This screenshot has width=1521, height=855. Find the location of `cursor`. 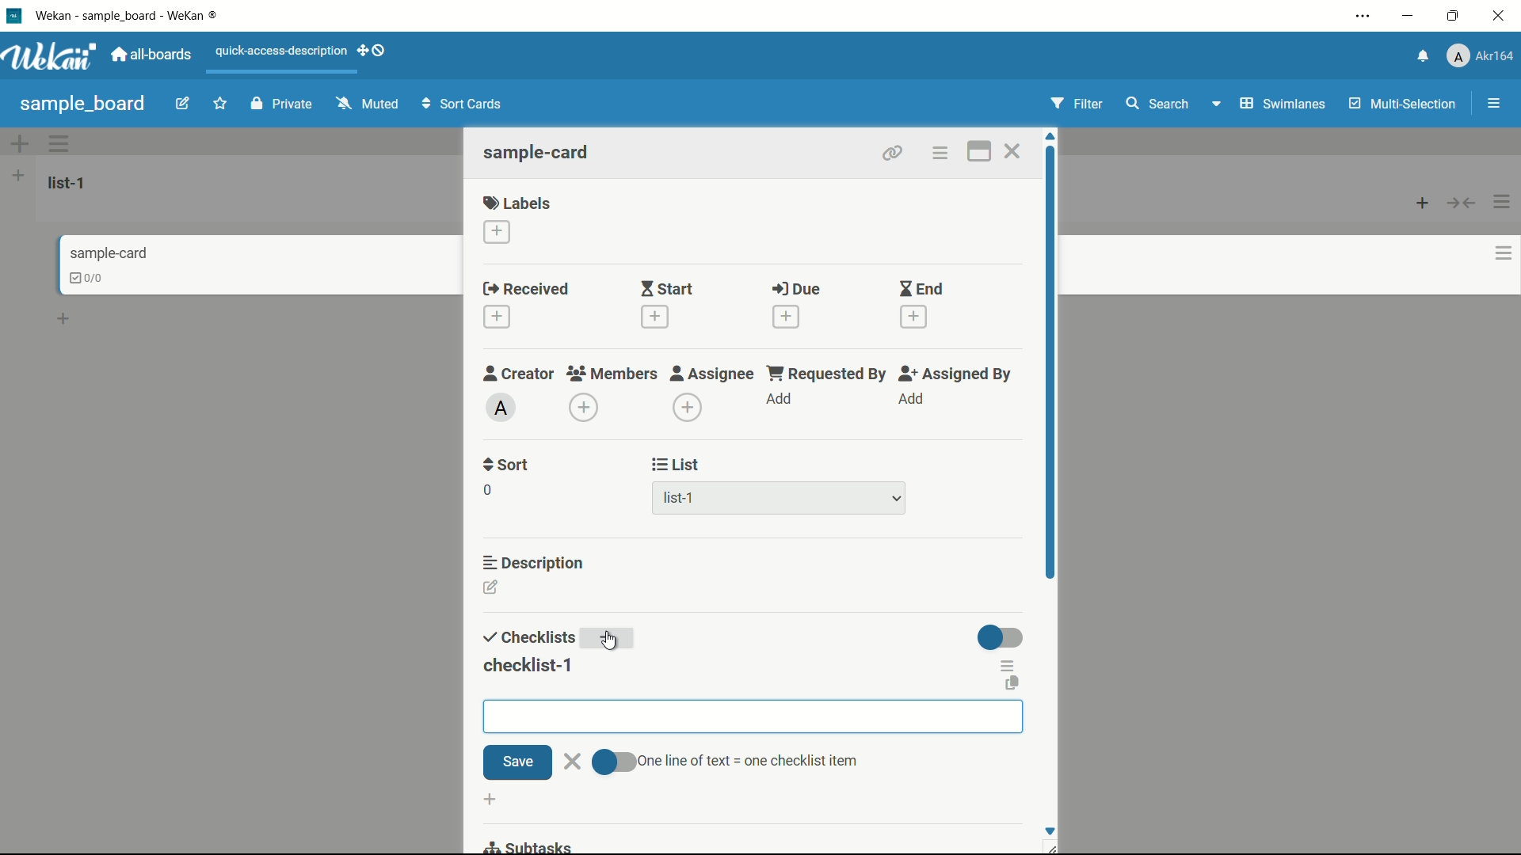

cursor is located at coordinates (609, 640).